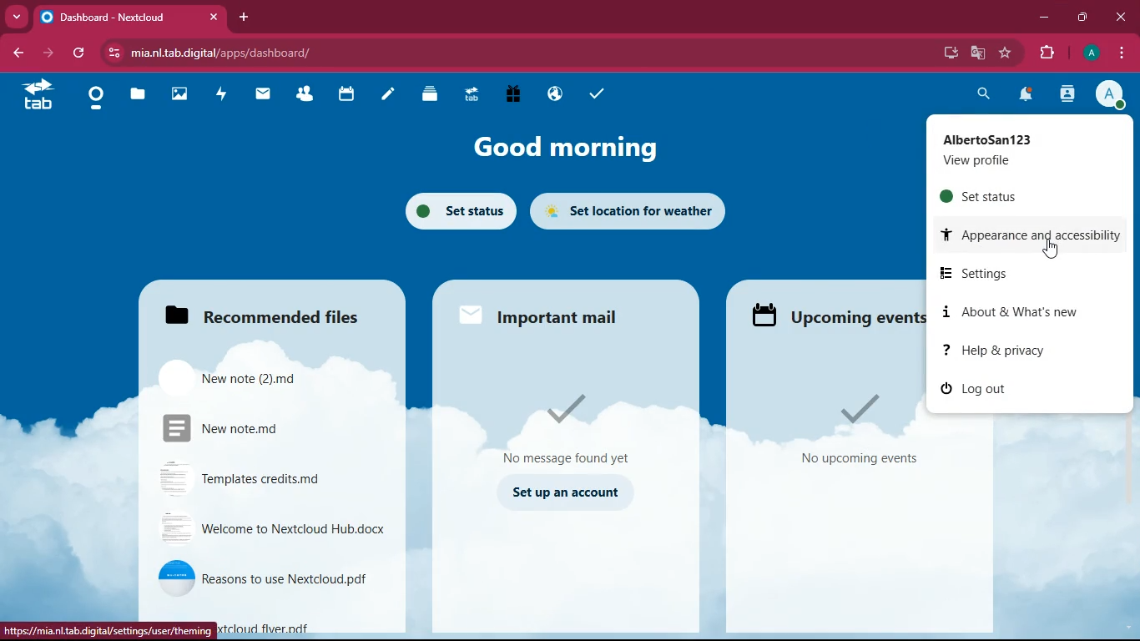  Describe the element at coordinates (344, 96) in the screenshot. I see `calendar` at that location.